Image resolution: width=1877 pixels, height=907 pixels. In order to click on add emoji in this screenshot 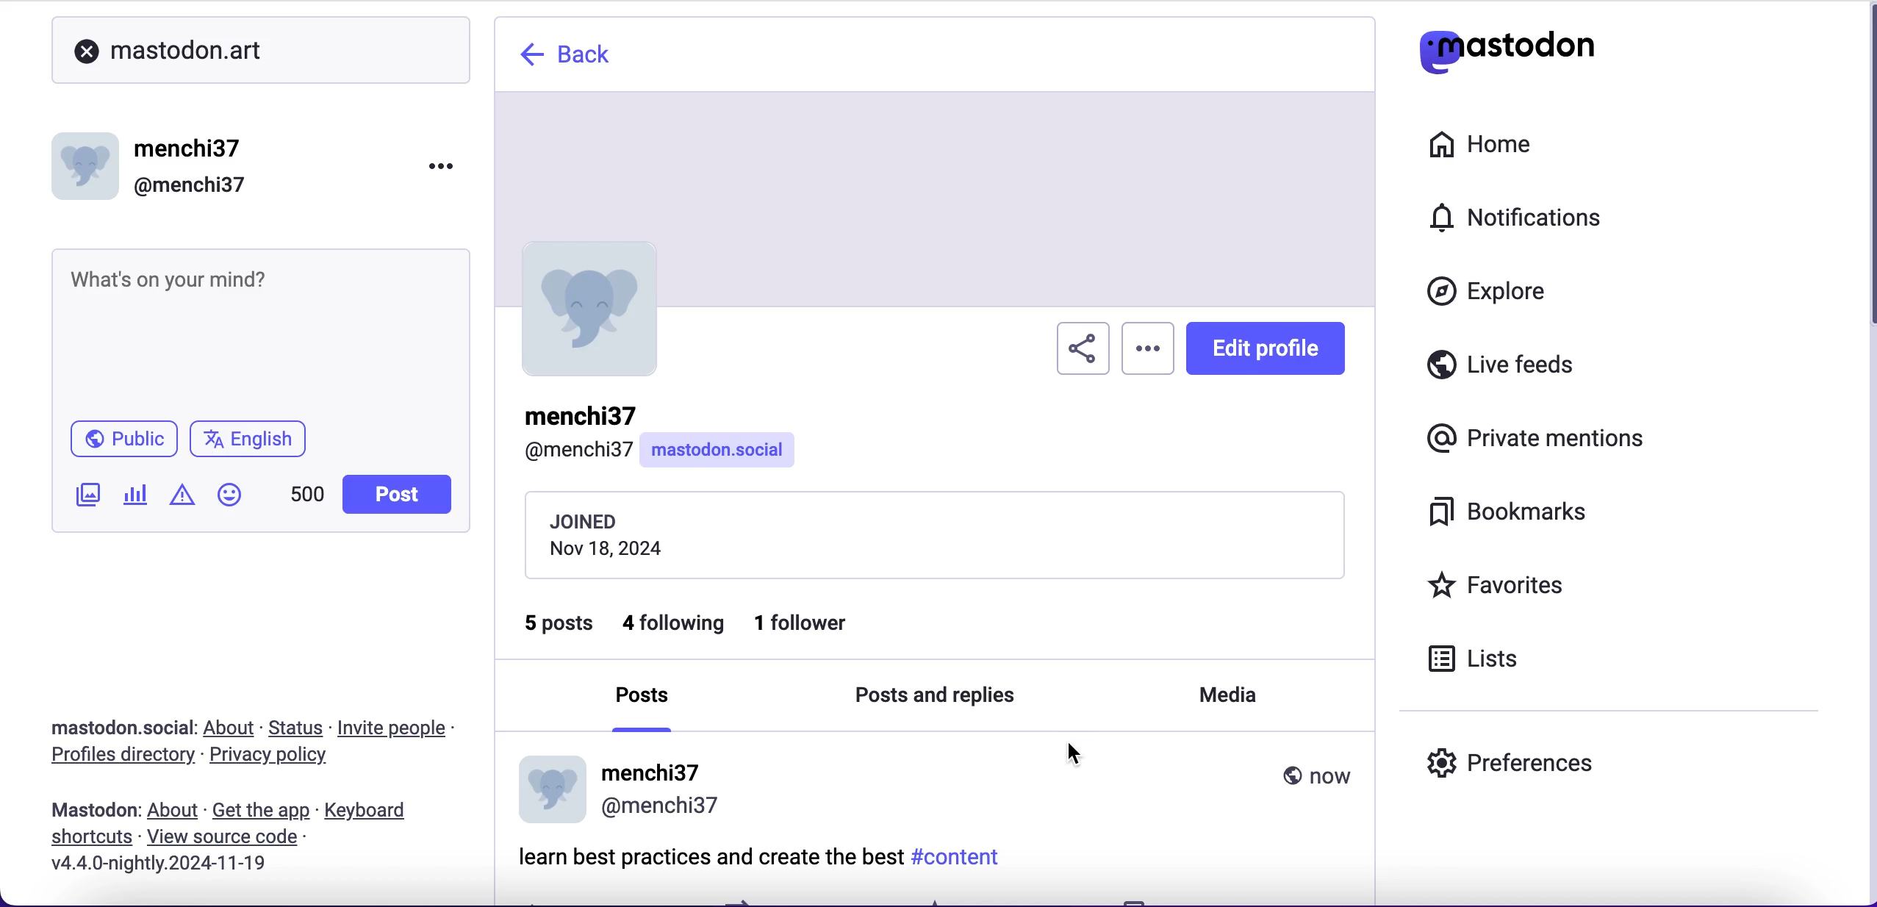, I will do `click(230, 501)`.